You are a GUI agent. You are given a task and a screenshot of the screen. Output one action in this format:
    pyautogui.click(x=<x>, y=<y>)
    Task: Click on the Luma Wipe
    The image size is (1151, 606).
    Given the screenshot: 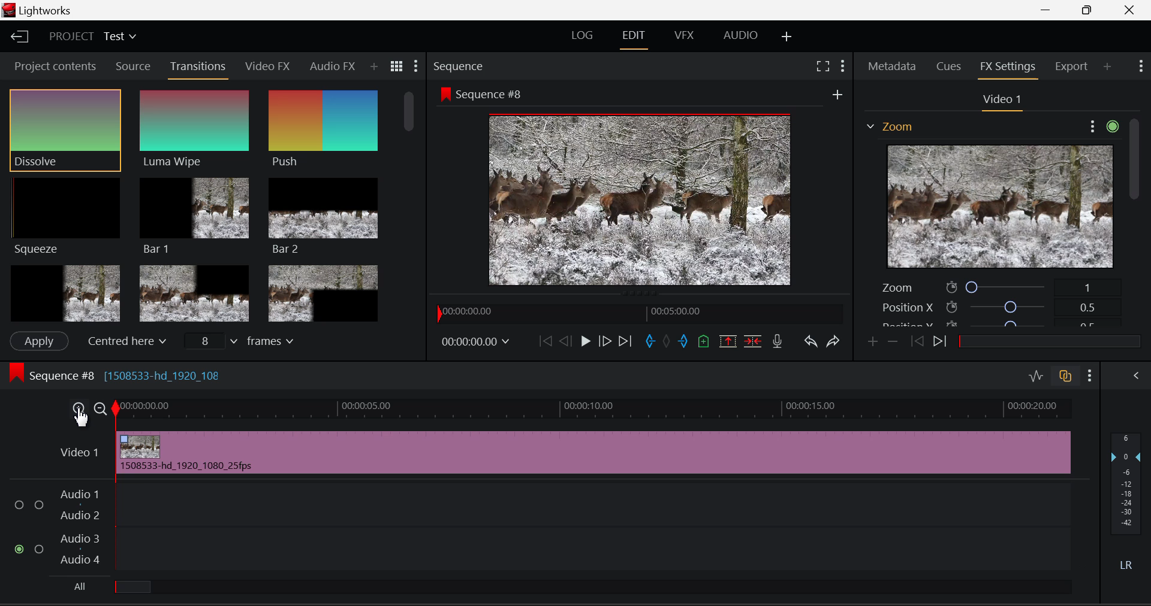 What is the action you would take?
    pyautogui.click(x=194, y=128)
    